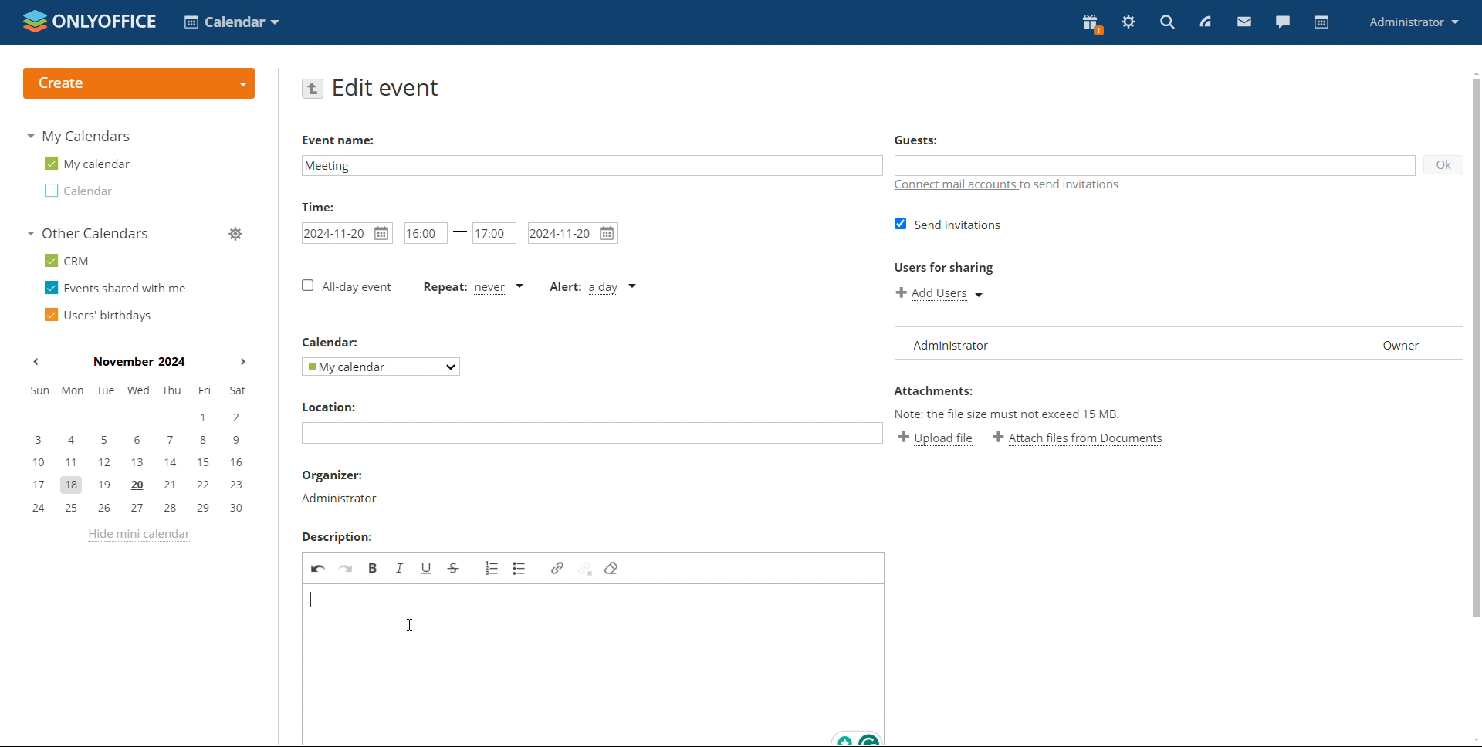  I want to click on go back, so click(313, 89).